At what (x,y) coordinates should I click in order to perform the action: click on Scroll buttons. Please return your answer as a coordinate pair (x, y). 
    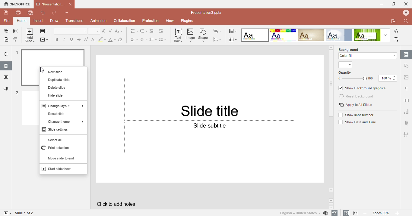
    Looking at the image, I should click on (331, 203).